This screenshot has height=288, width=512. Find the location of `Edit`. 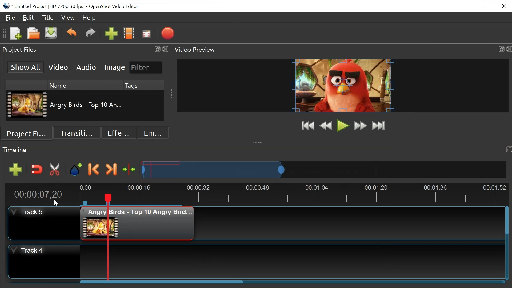

Edit is located at coordinates (29, 18).